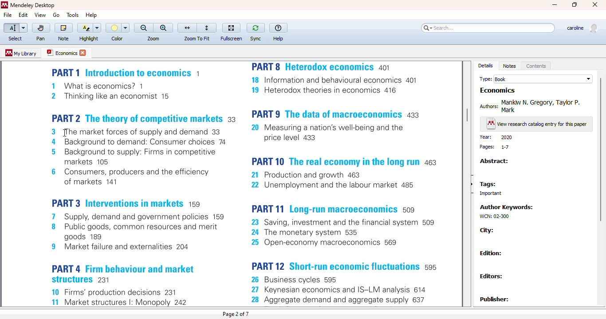 Image resolution: width=606 pixels, height=319 pixels. What do you see at coordinates (599, 149) in the screenshot?
I see `vertical scroll bar` at bounding box center [599, 149].